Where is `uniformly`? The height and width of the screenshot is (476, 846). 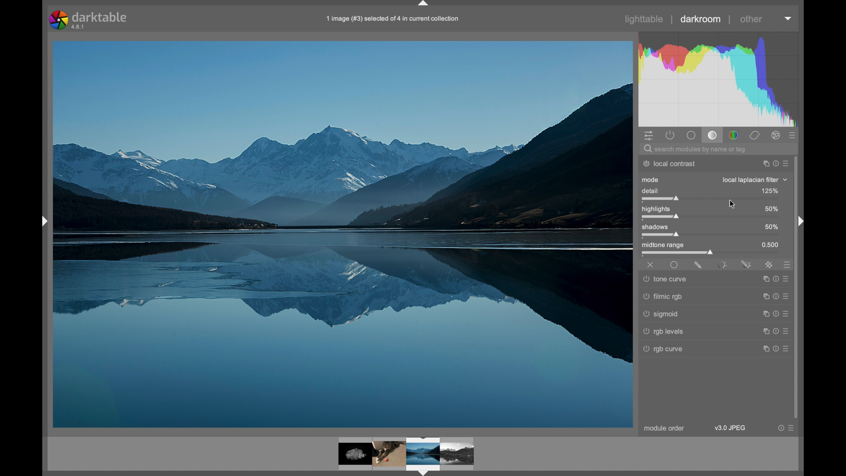
uniformly is located at coordinates (674, 265).